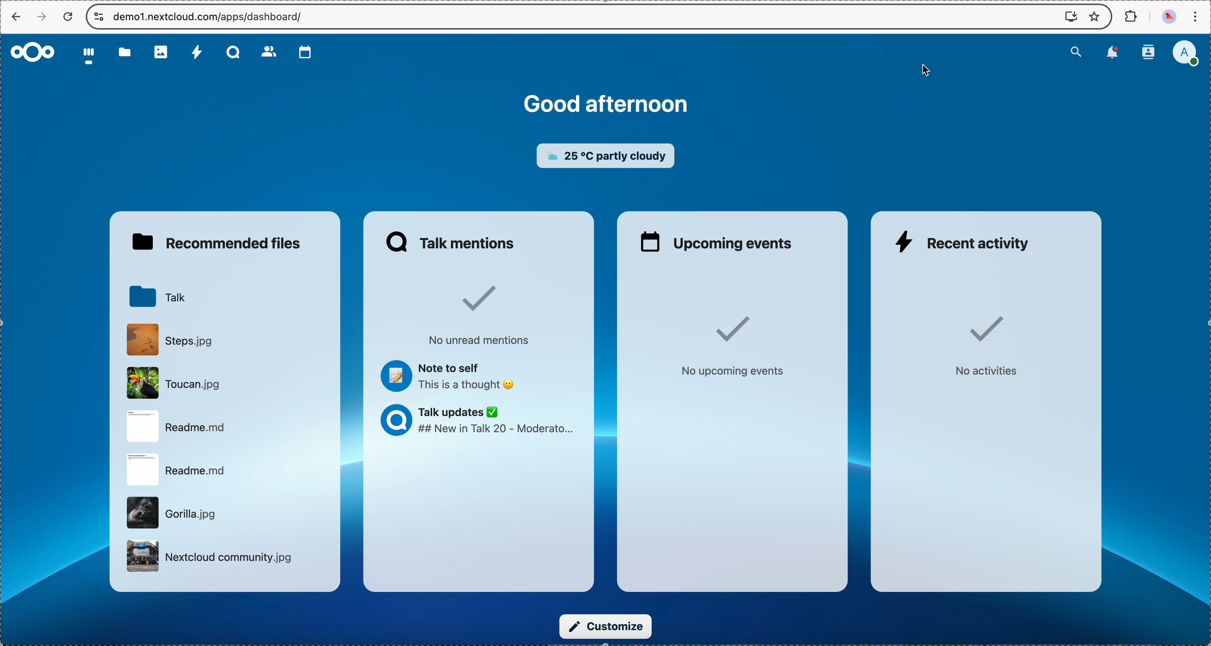  What do you see at coordinates (170, 339) in the screenshot?
I see `file` at bounding box center [170, 339].